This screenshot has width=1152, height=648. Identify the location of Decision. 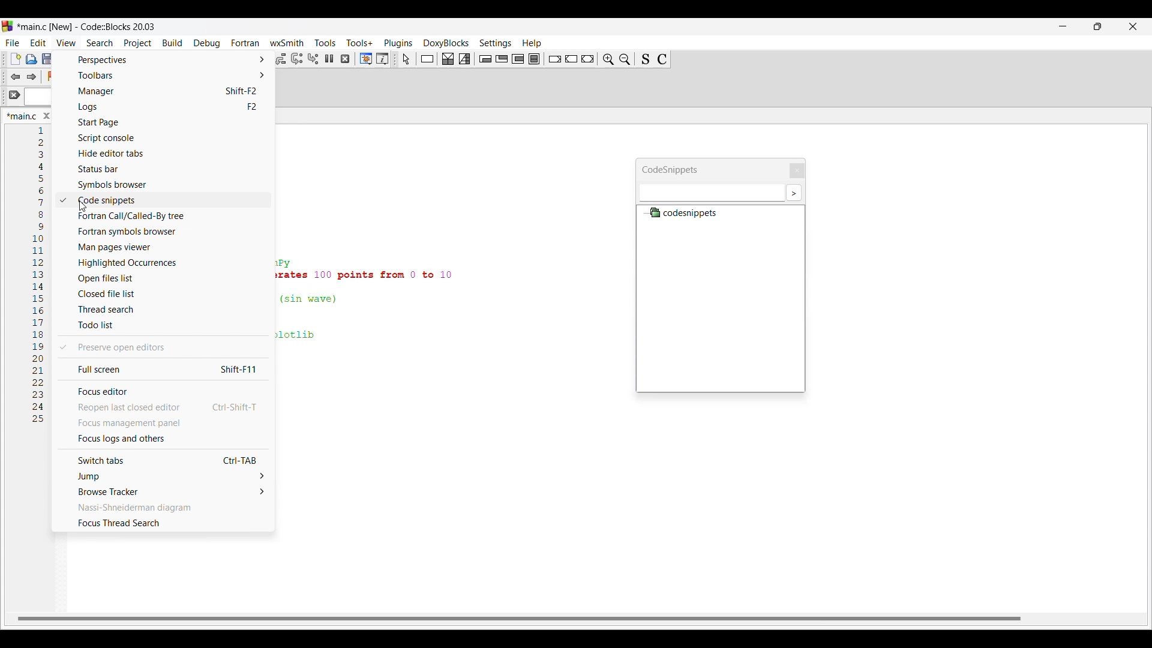
(448, 59).